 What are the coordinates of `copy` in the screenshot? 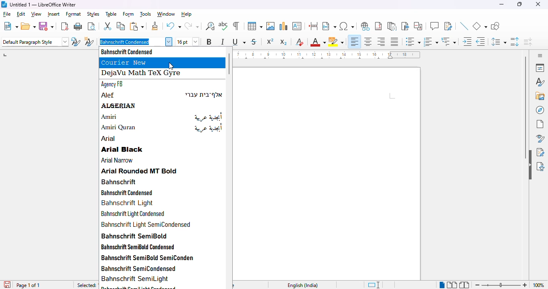 It's located at (120, 26).